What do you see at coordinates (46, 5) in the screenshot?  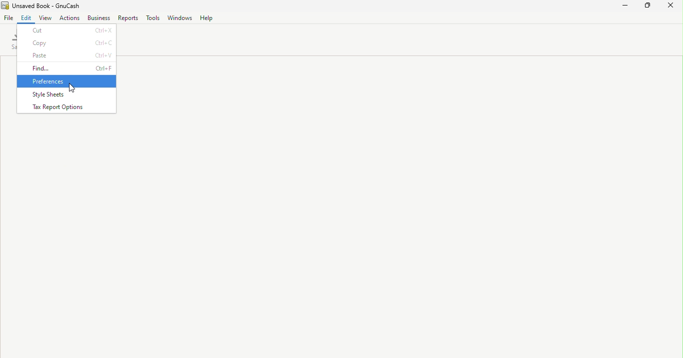 I see `File name` at bounding box center [46, 5].